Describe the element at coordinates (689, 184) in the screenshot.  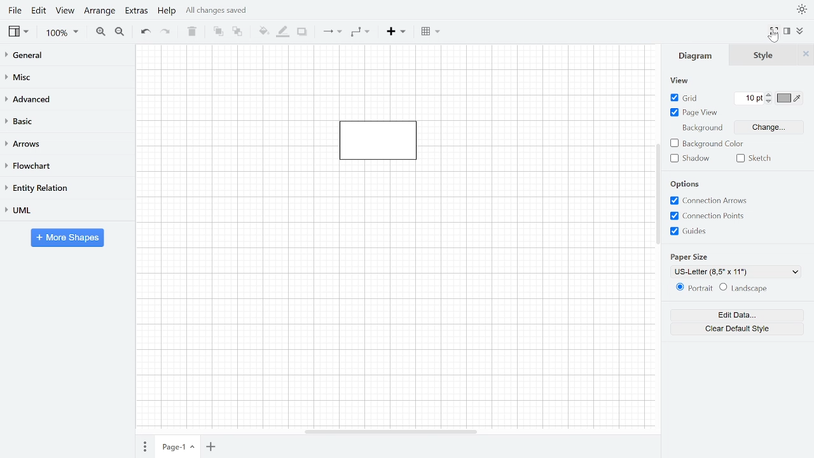
I see `Options` at that location.